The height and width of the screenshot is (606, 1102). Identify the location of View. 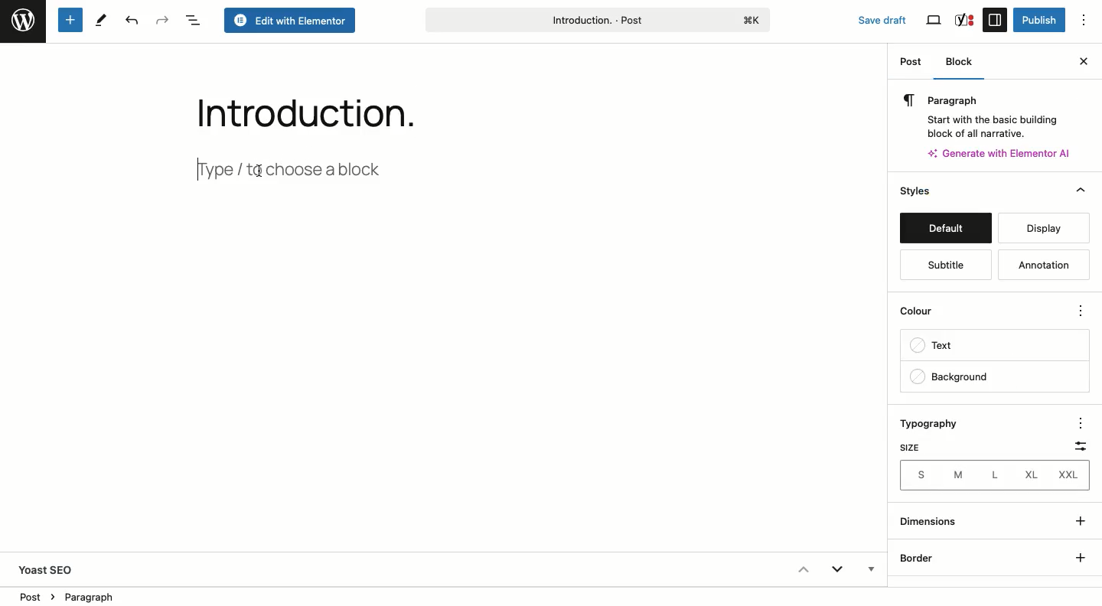
(935, 21).